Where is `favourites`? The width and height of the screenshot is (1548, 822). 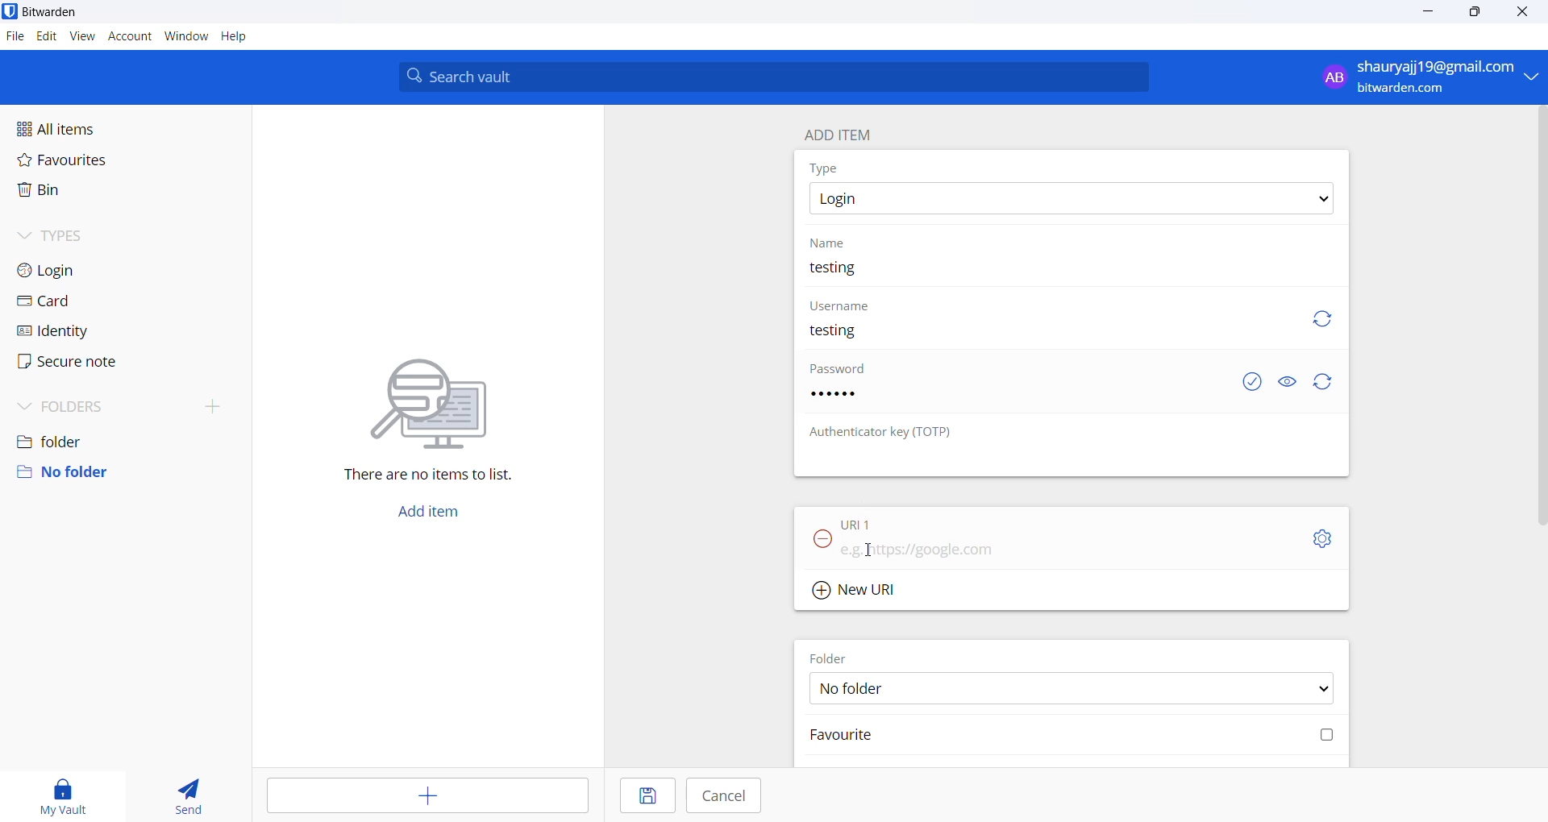 favourites is located at coordinates (91, 160).